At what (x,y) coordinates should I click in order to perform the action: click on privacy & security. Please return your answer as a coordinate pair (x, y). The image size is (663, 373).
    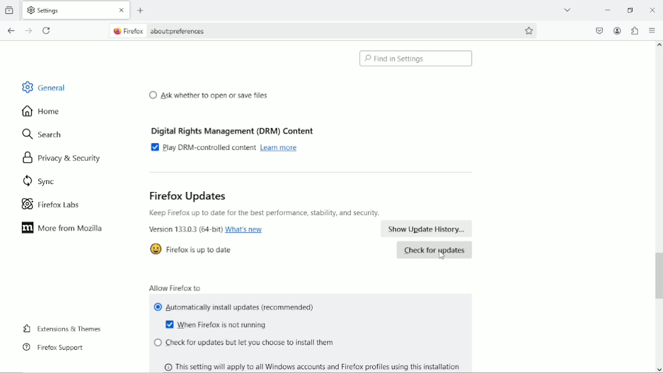
    Looking at the image, I should click on (59, 159).